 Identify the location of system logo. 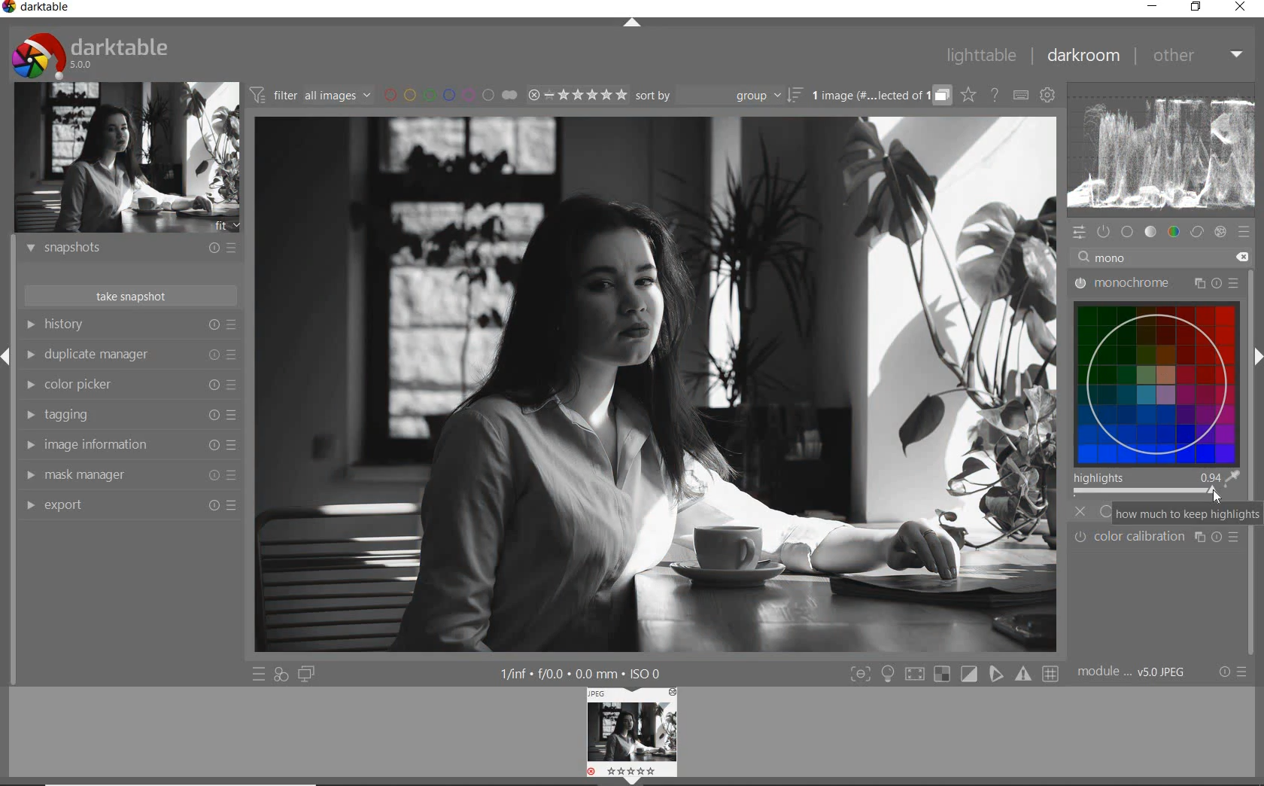
(92, 55).